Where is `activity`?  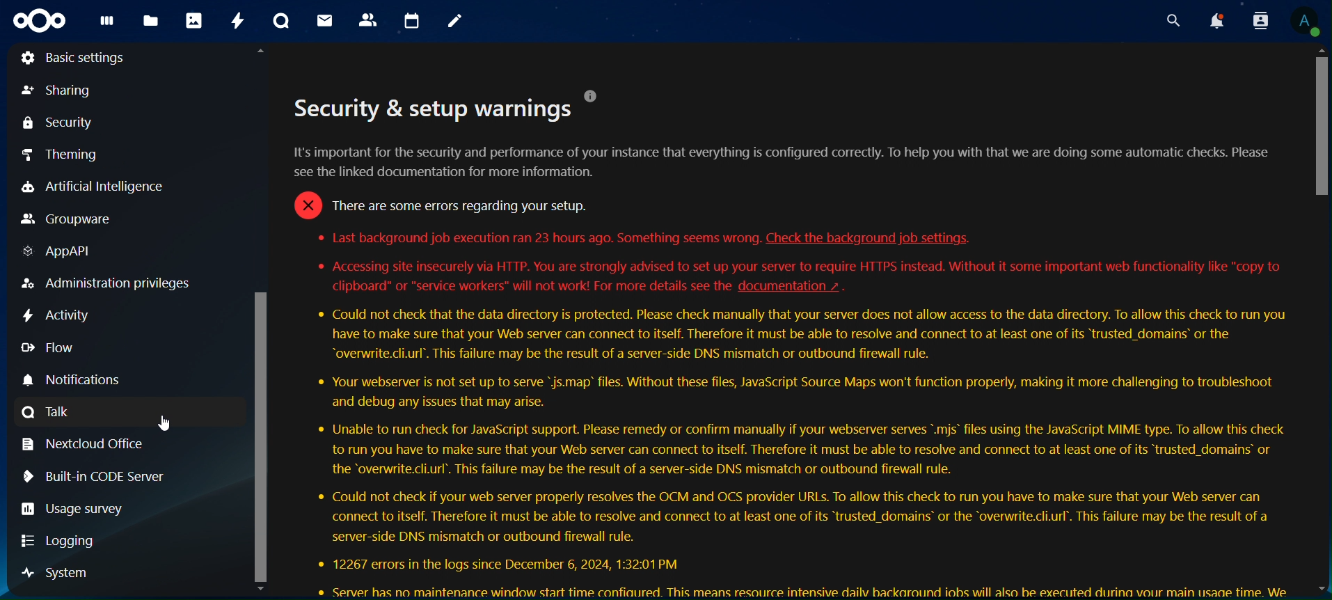 activity is located at coordinates (237, 20).